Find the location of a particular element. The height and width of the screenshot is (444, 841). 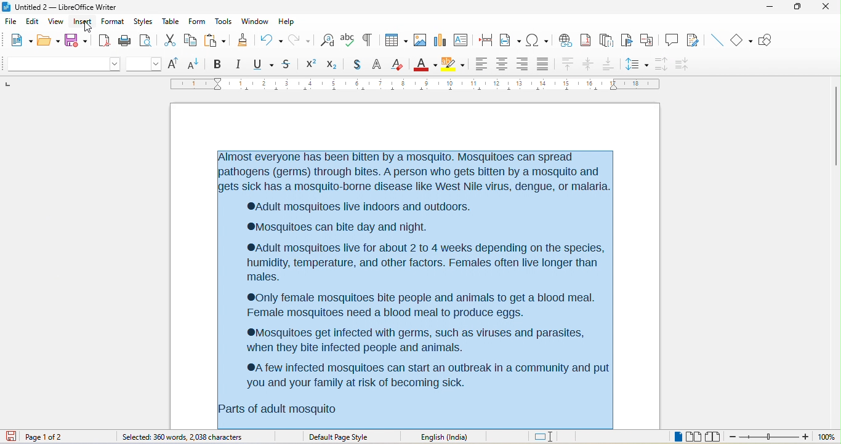

format is located at coordinates (112, 22).